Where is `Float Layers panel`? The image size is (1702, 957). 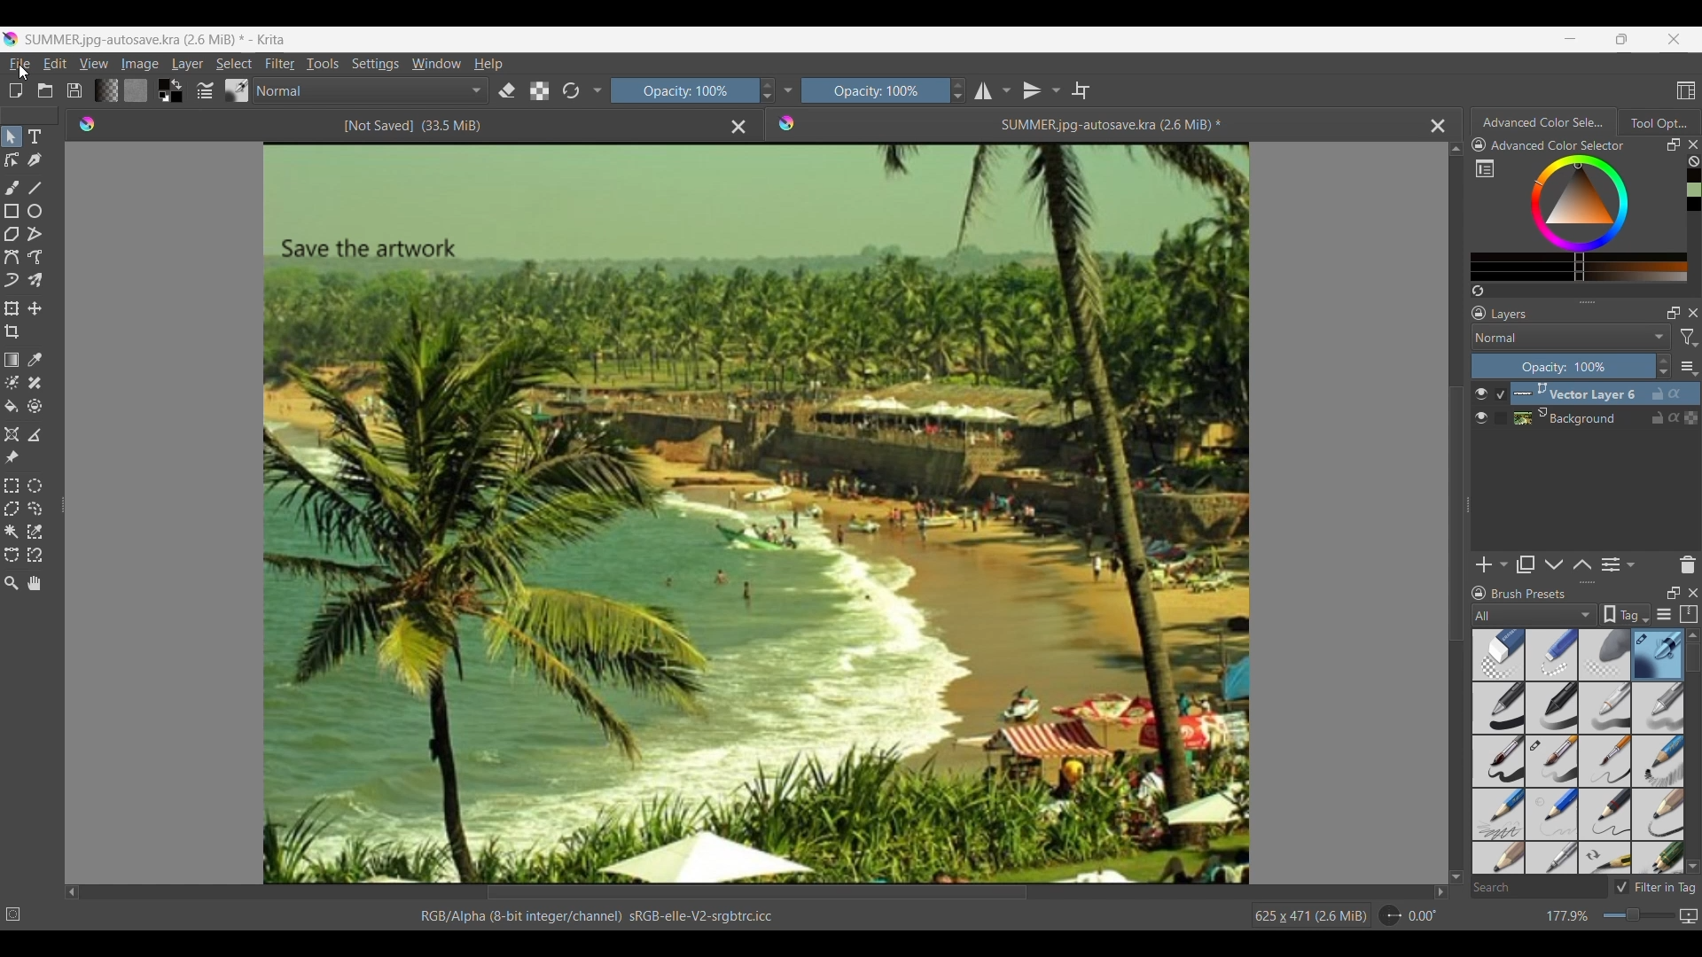 Float Layers panel is located at coordinates (1674, 313).